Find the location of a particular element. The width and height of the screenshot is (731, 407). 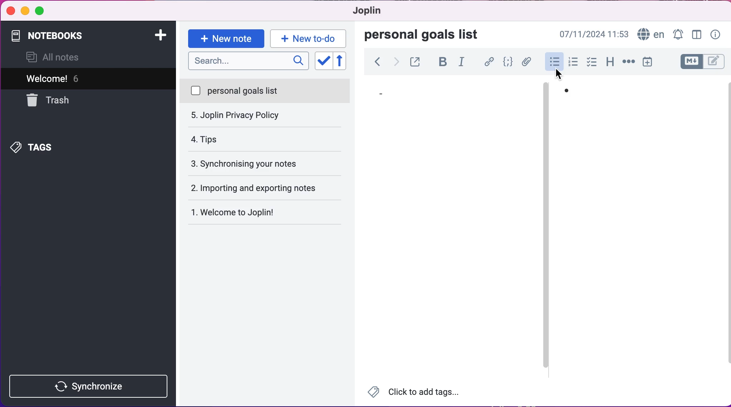

joplin is located at coordinates (375, 12).